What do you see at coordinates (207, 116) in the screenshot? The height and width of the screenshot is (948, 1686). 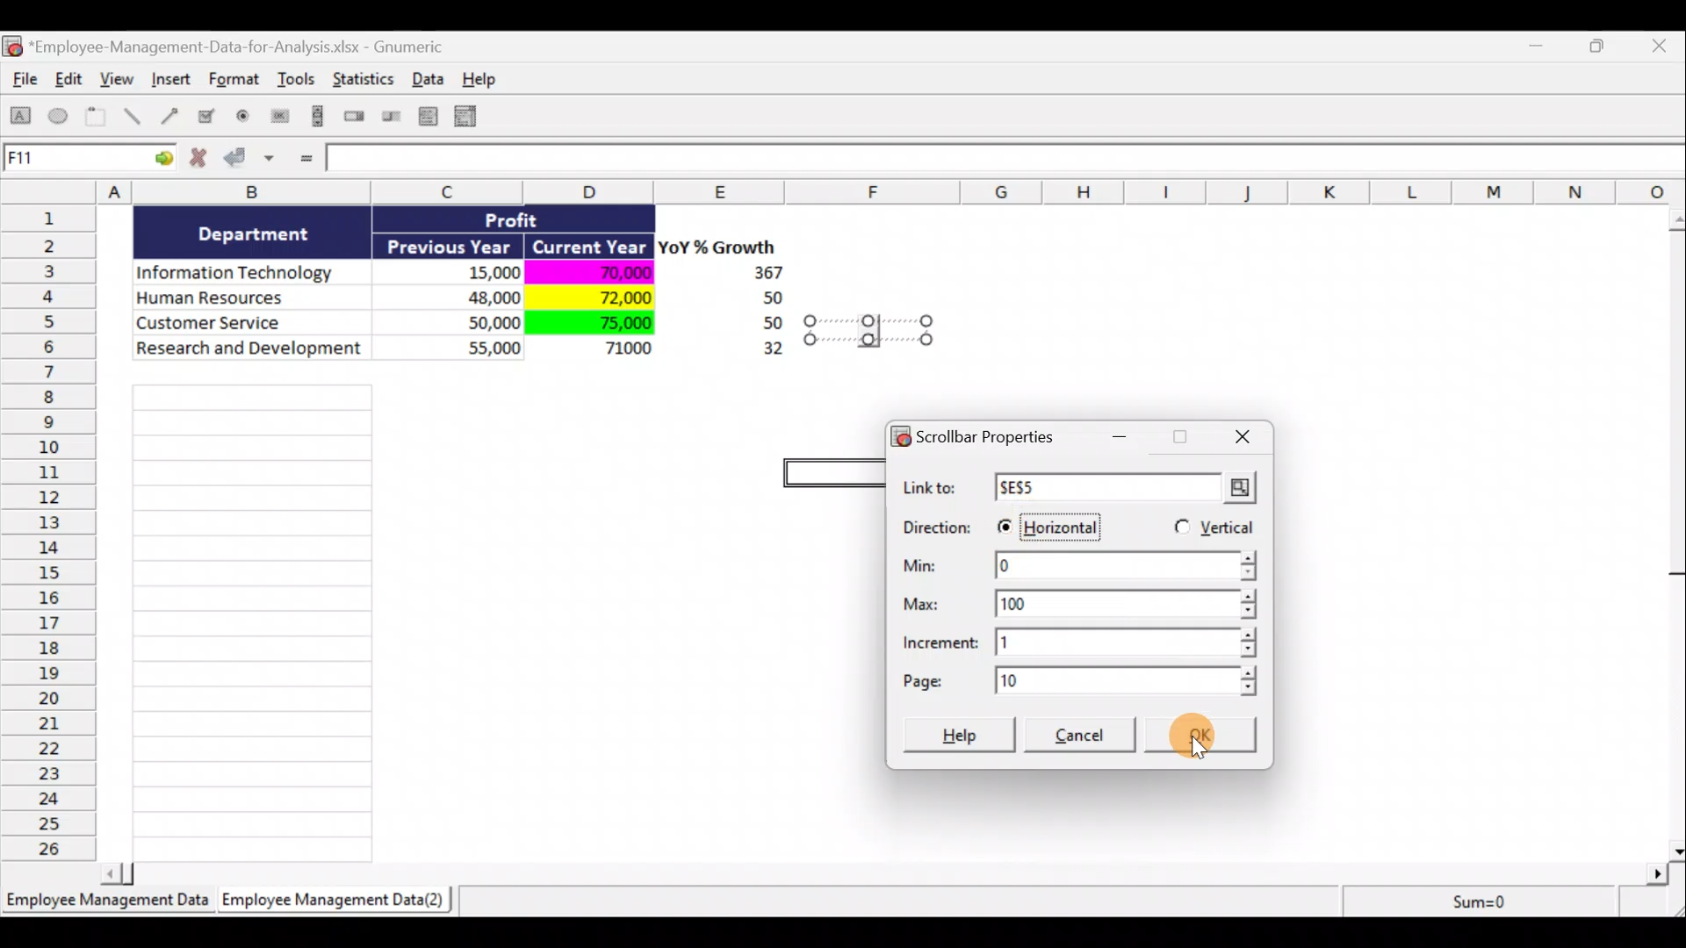 I see `Create a checkbox` at bounding box center [207, 116].